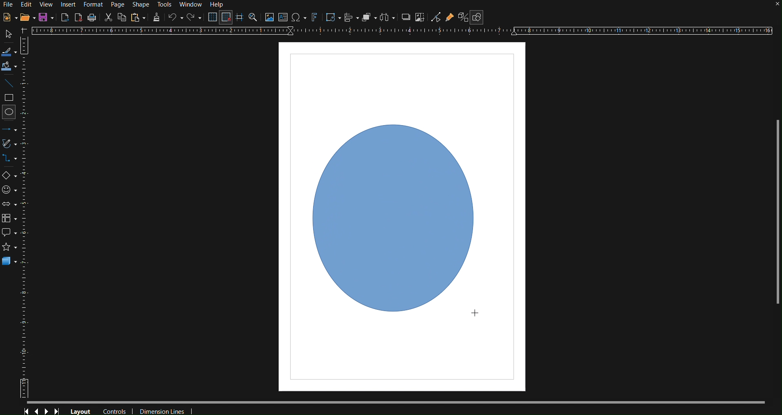  Describe the element at coordinates (11, 204) in the screenshot. I see `Block Arrows` at that location.